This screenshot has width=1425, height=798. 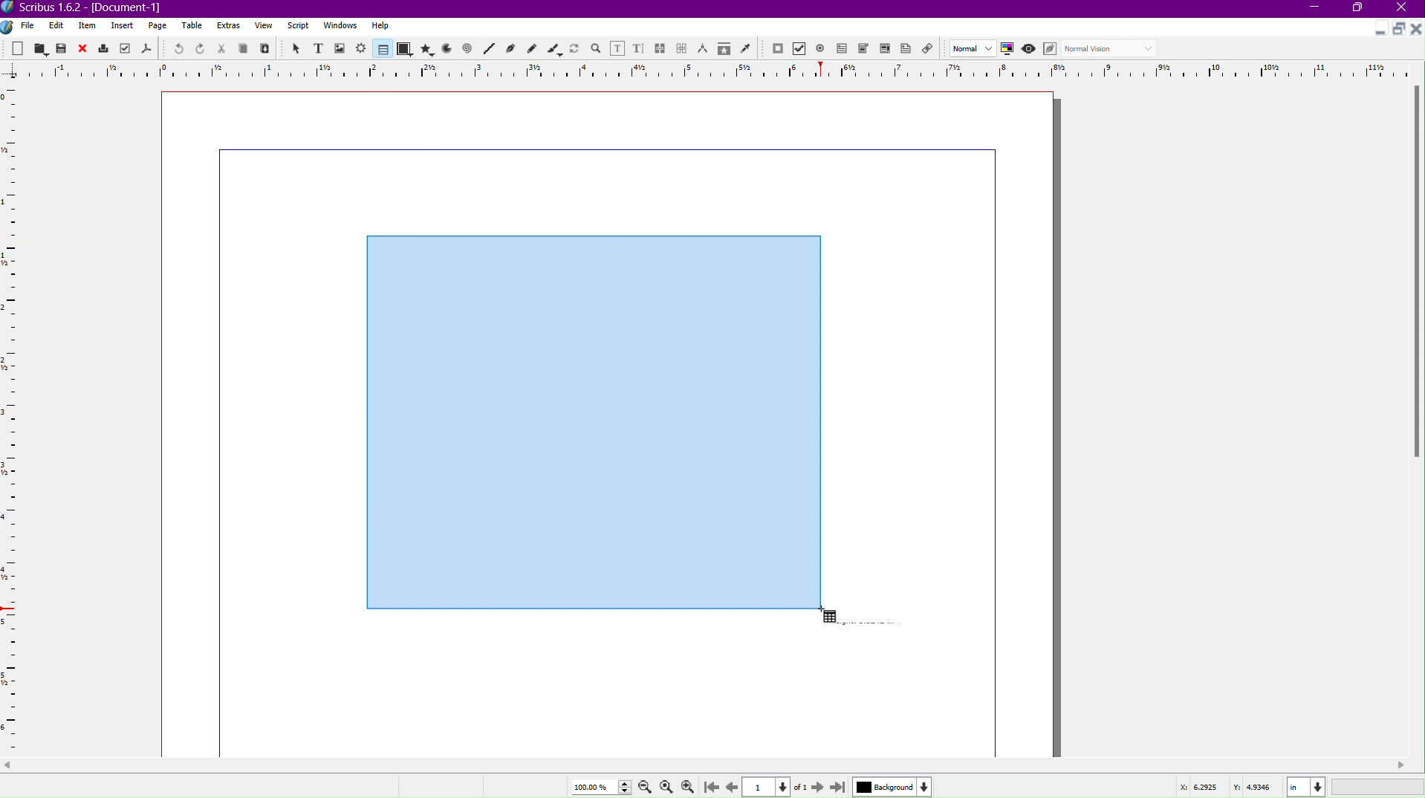 I want to click on Script, so click(x=298, y=26).